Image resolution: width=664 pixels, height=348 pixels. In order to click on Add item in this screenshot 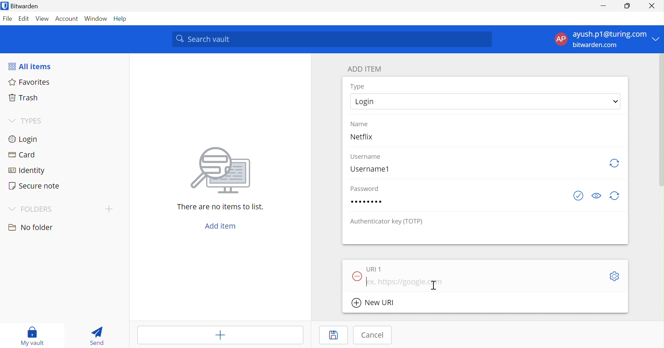, I will do `click(222, 226)`.